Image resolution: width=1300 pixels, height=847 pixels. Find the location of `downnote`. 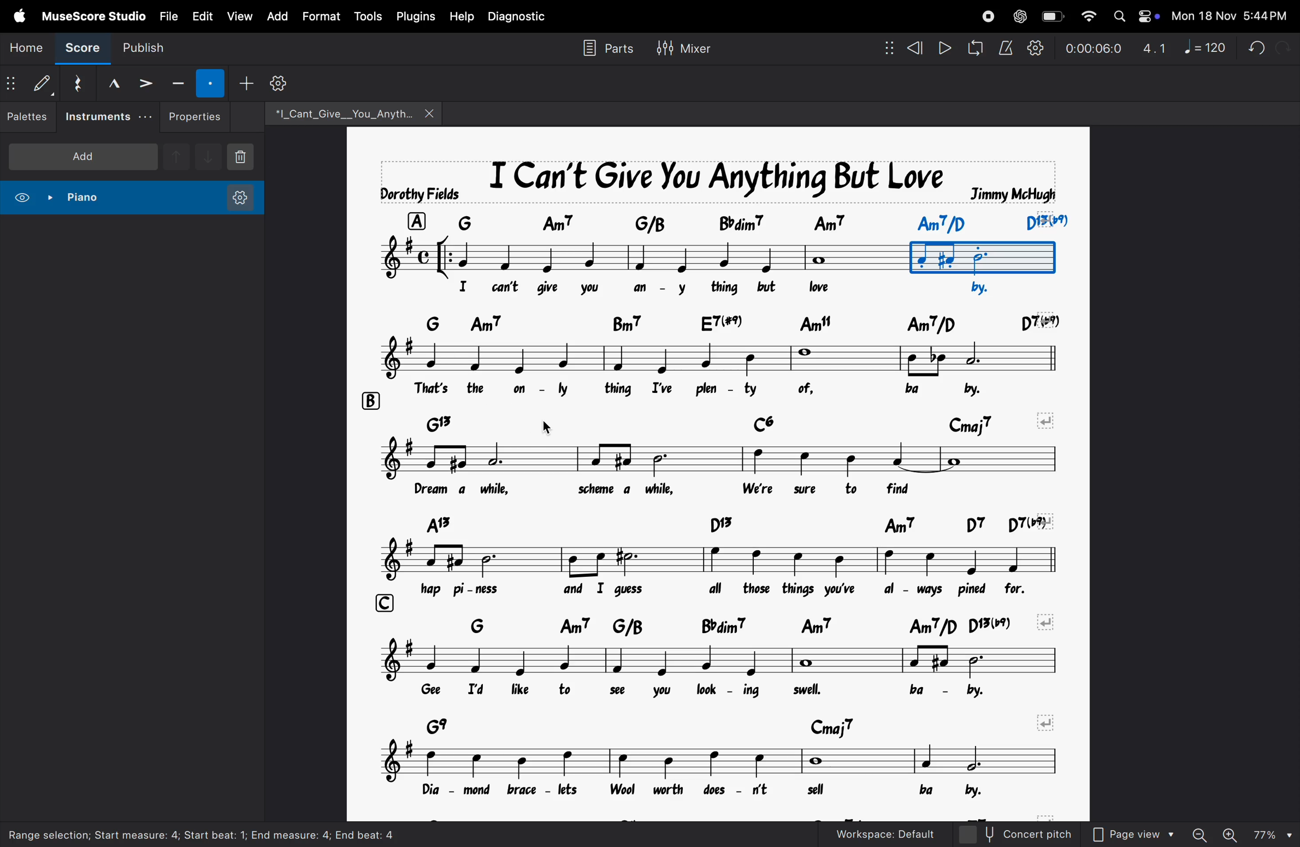

downnote is located at coordinates (206, 157).